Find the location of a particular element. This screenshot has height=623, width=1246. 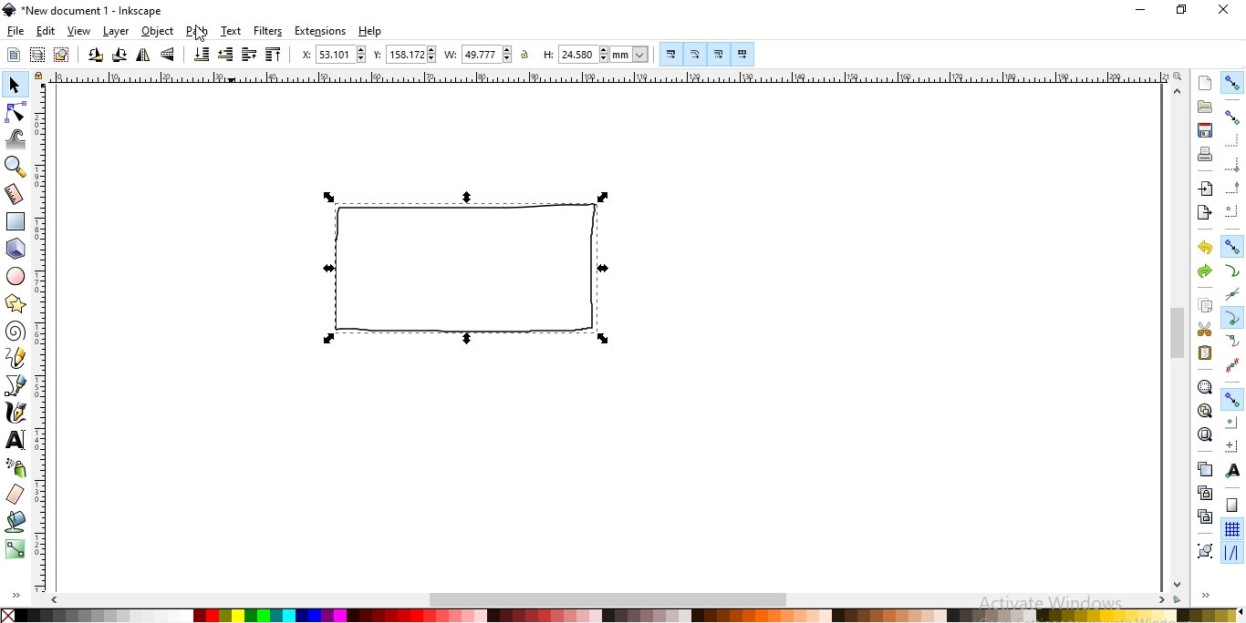

undo is located at coordinates (1204, 248).